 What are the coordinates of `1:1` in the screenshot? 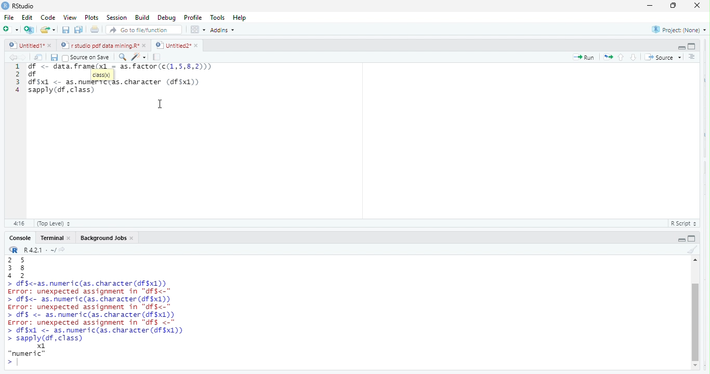 It's located at (19, 223).